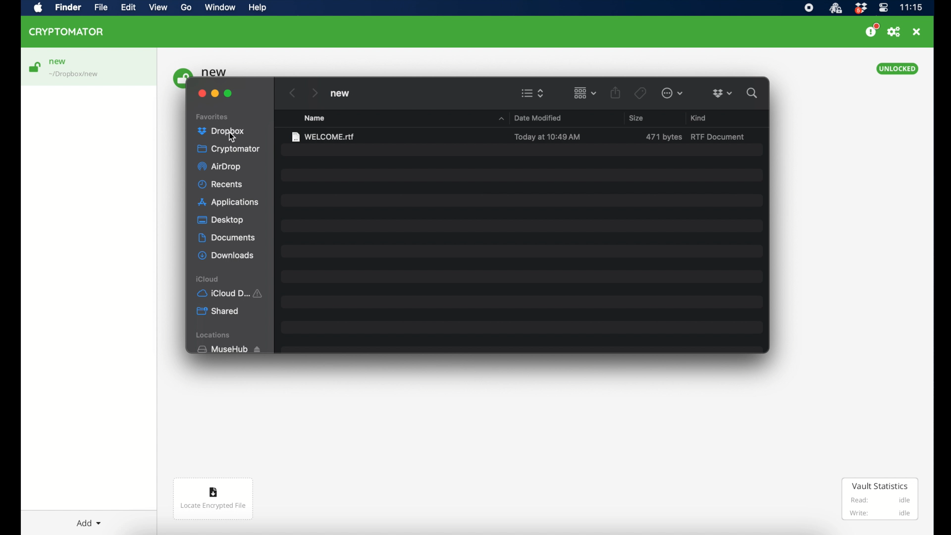 This screenshot has width=951, height=535. Describe the element at coordinates (230, 203) in the screenshot. I see `applications` at that location.